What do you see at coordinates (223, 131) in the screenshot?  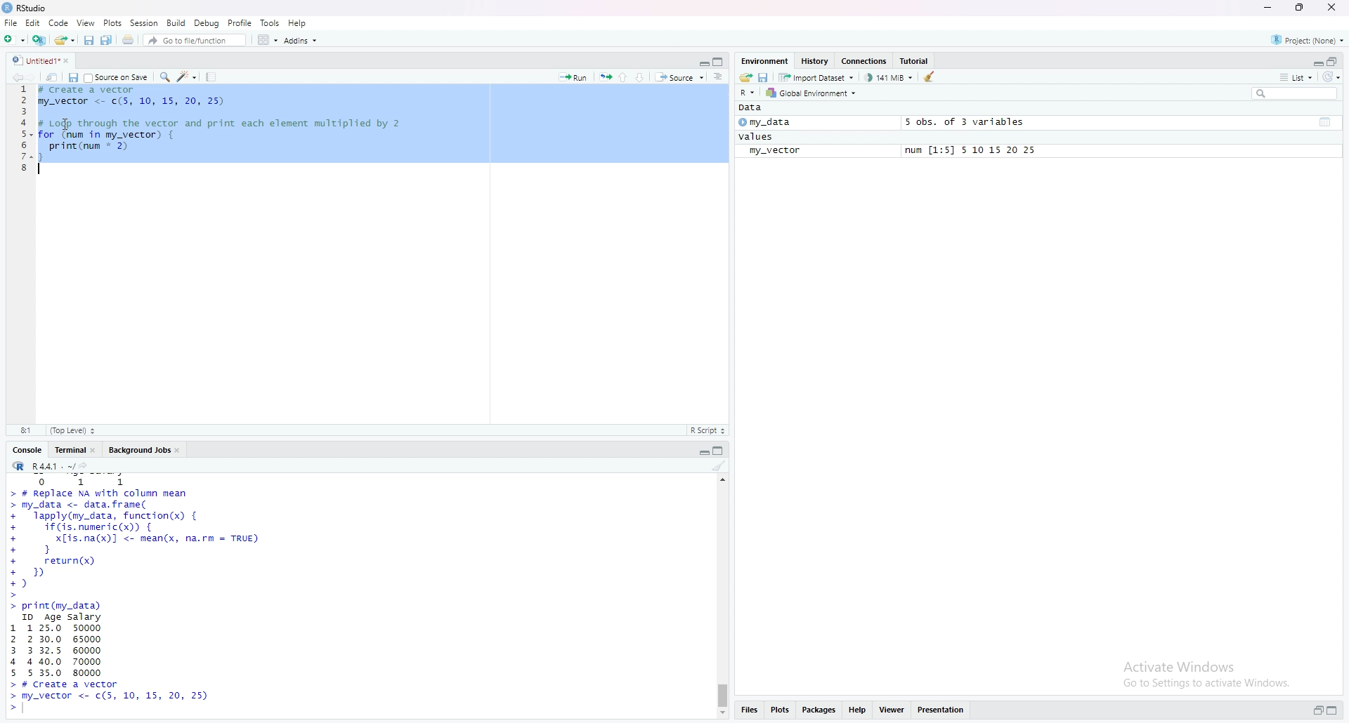 I see `data frame code` at bounding box center [223, 131].